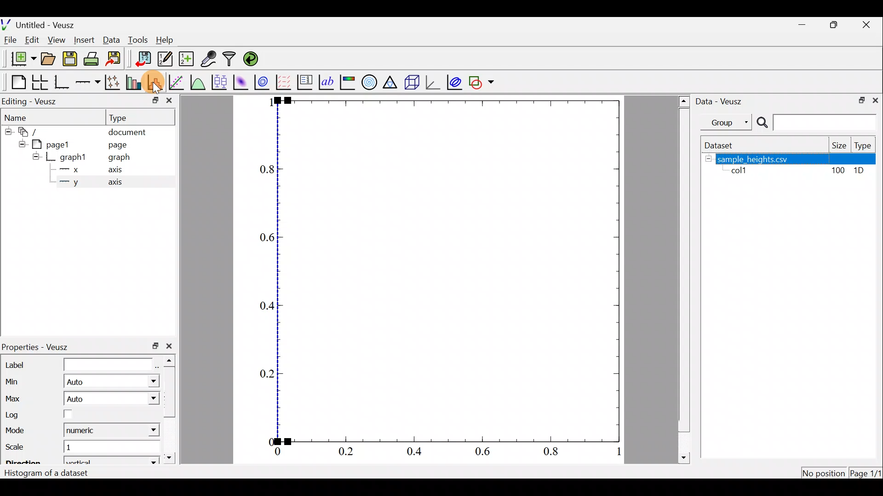 Image resolution: width=883 pixels, height=496 pixels. I want to click on mode dropdown, so click(145, 432).